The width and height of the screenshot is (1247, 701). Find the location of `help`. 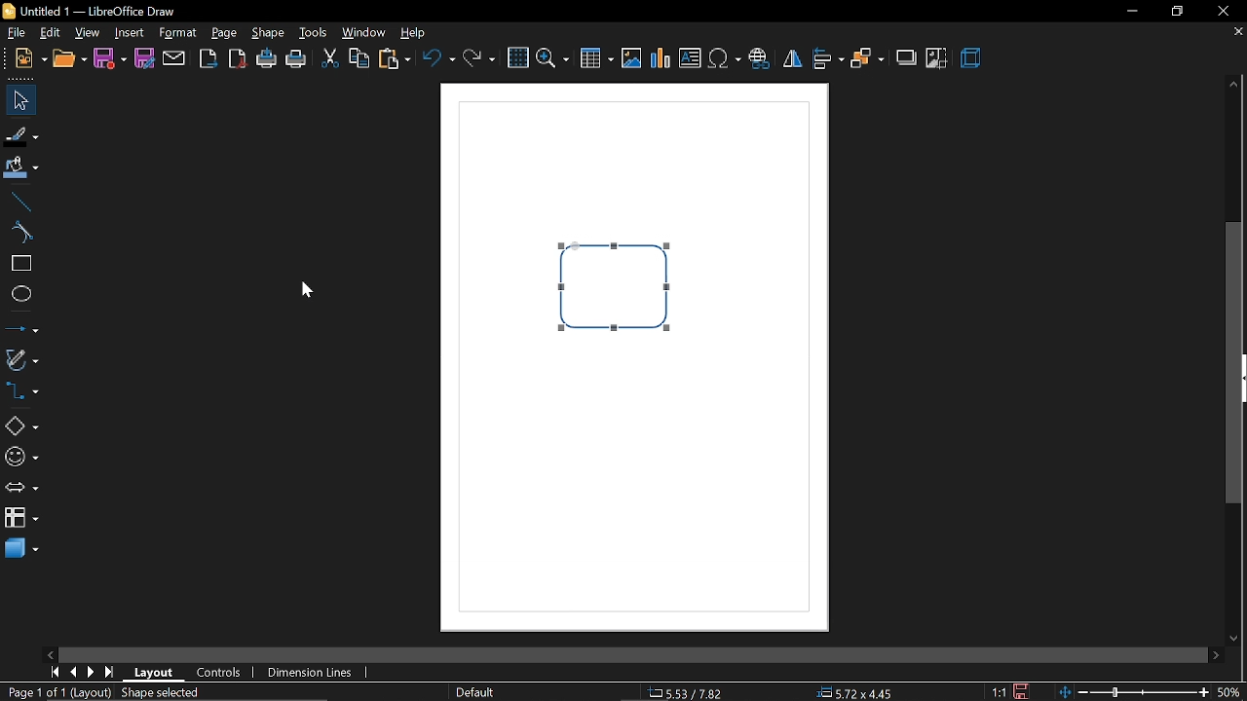

help is located at coordinates (418, 33).